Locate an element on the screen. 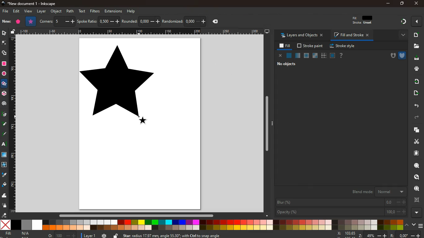  circle is located at coordinates (5, 74).